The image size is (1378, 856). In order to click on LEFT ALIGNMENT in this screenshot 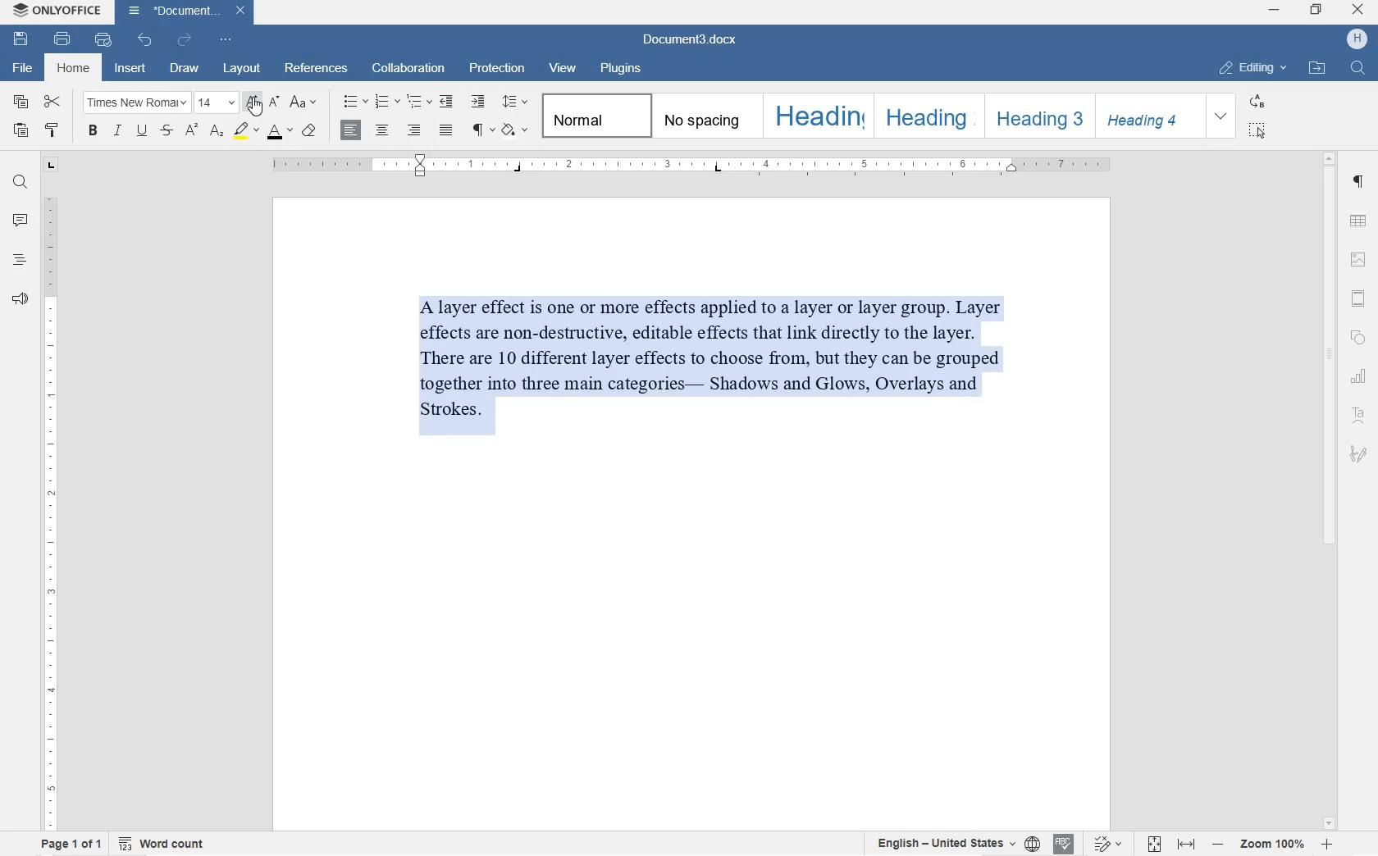, I will do `click(353, 130)`.